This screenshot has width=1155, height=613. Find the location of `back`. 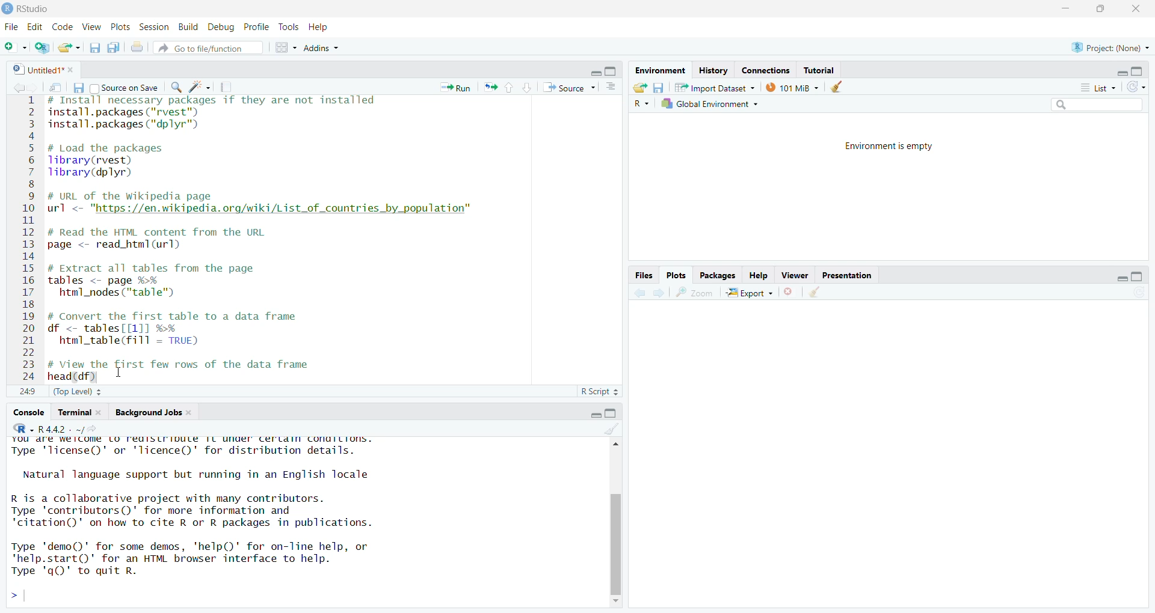

back is located at coordinates (641, 293).